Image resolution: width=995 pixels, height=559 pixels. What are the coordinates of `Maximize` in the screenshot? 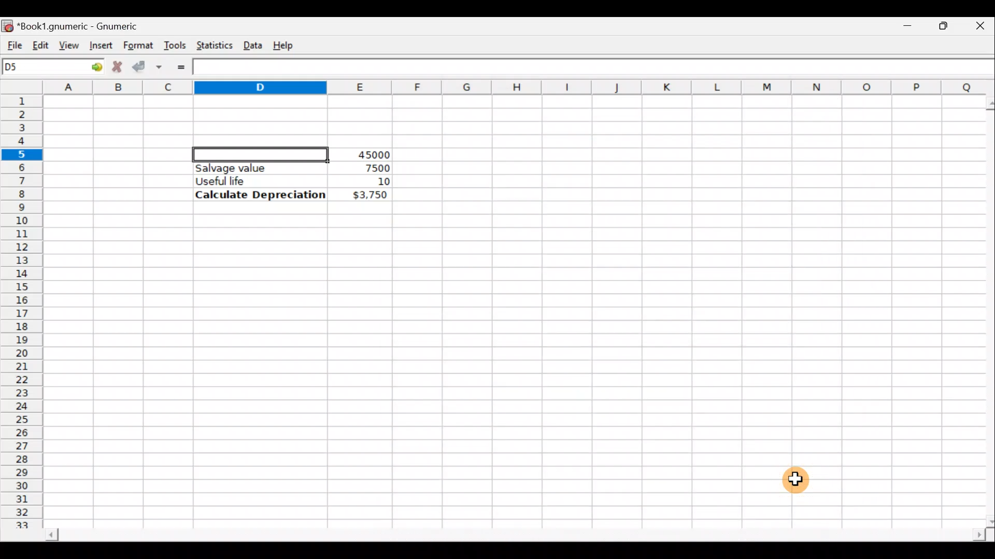 It's located at (946, 24).